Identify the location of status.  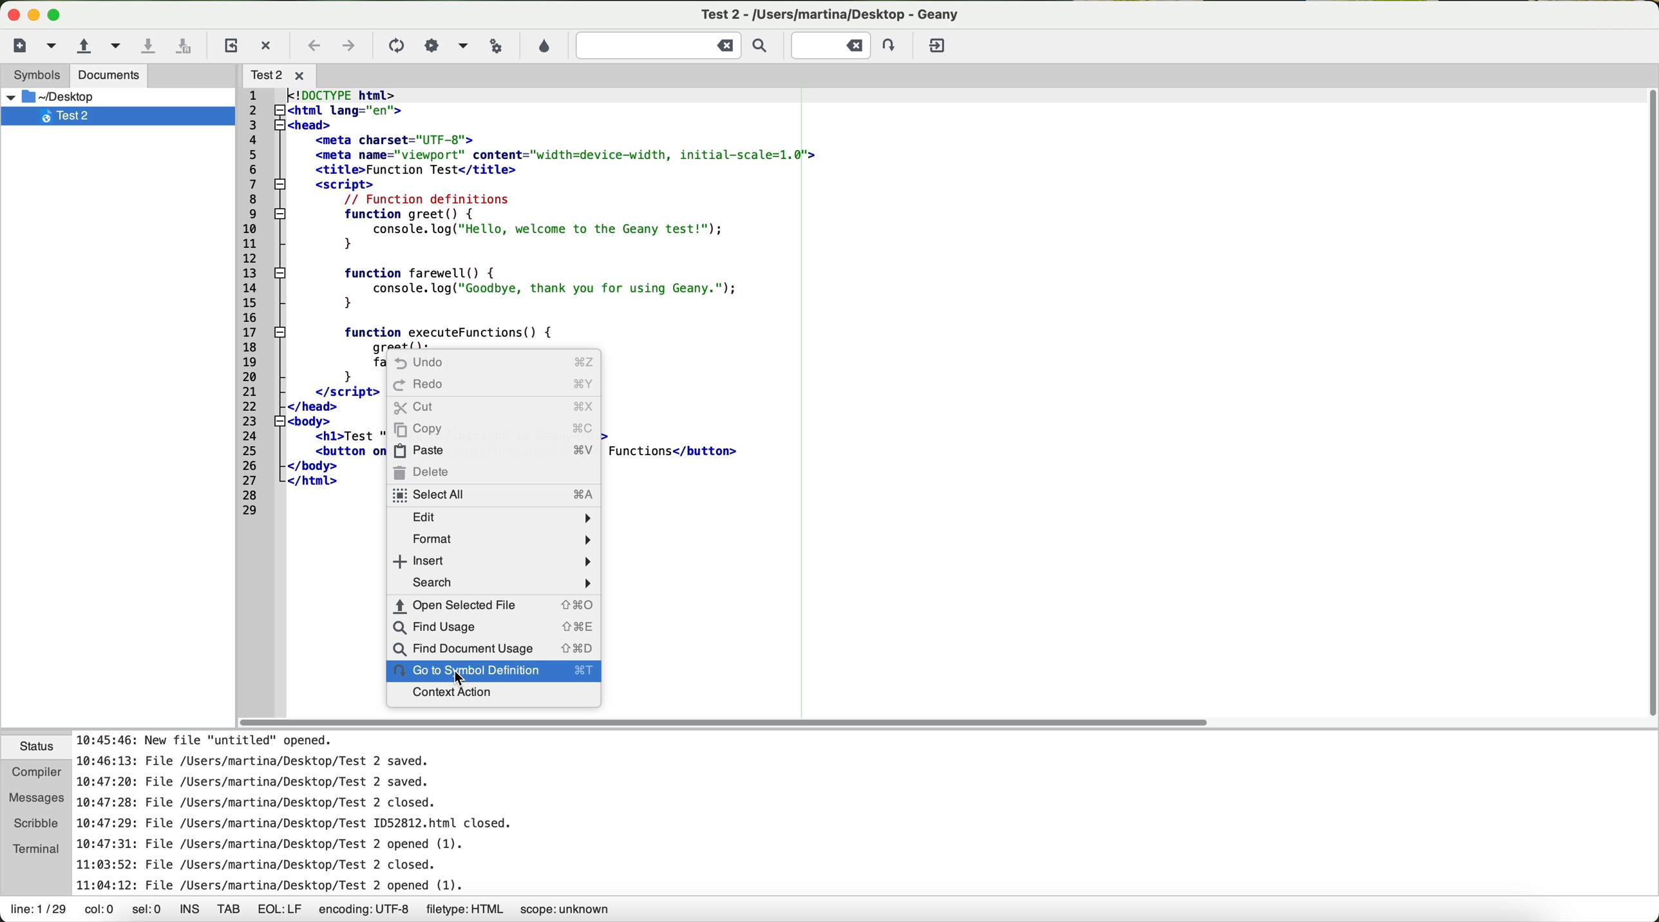
(35, 748).